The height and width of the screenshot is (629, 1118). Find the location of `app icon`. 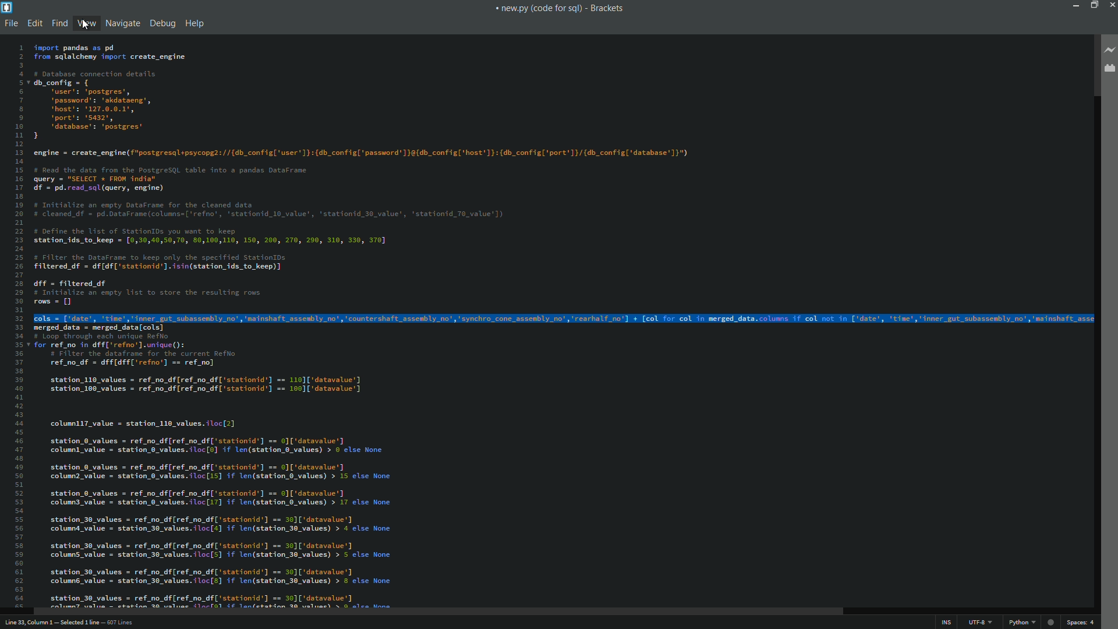

app icon is located at coordinates (7, 7).